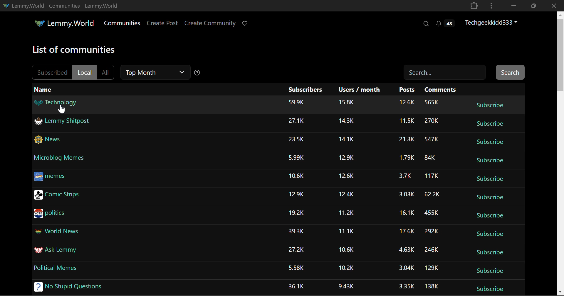 The height and width of the screenshot is (296, 564). Describe the element at coordinates (443, 71) in the screenshot. I see `Search` at that location.